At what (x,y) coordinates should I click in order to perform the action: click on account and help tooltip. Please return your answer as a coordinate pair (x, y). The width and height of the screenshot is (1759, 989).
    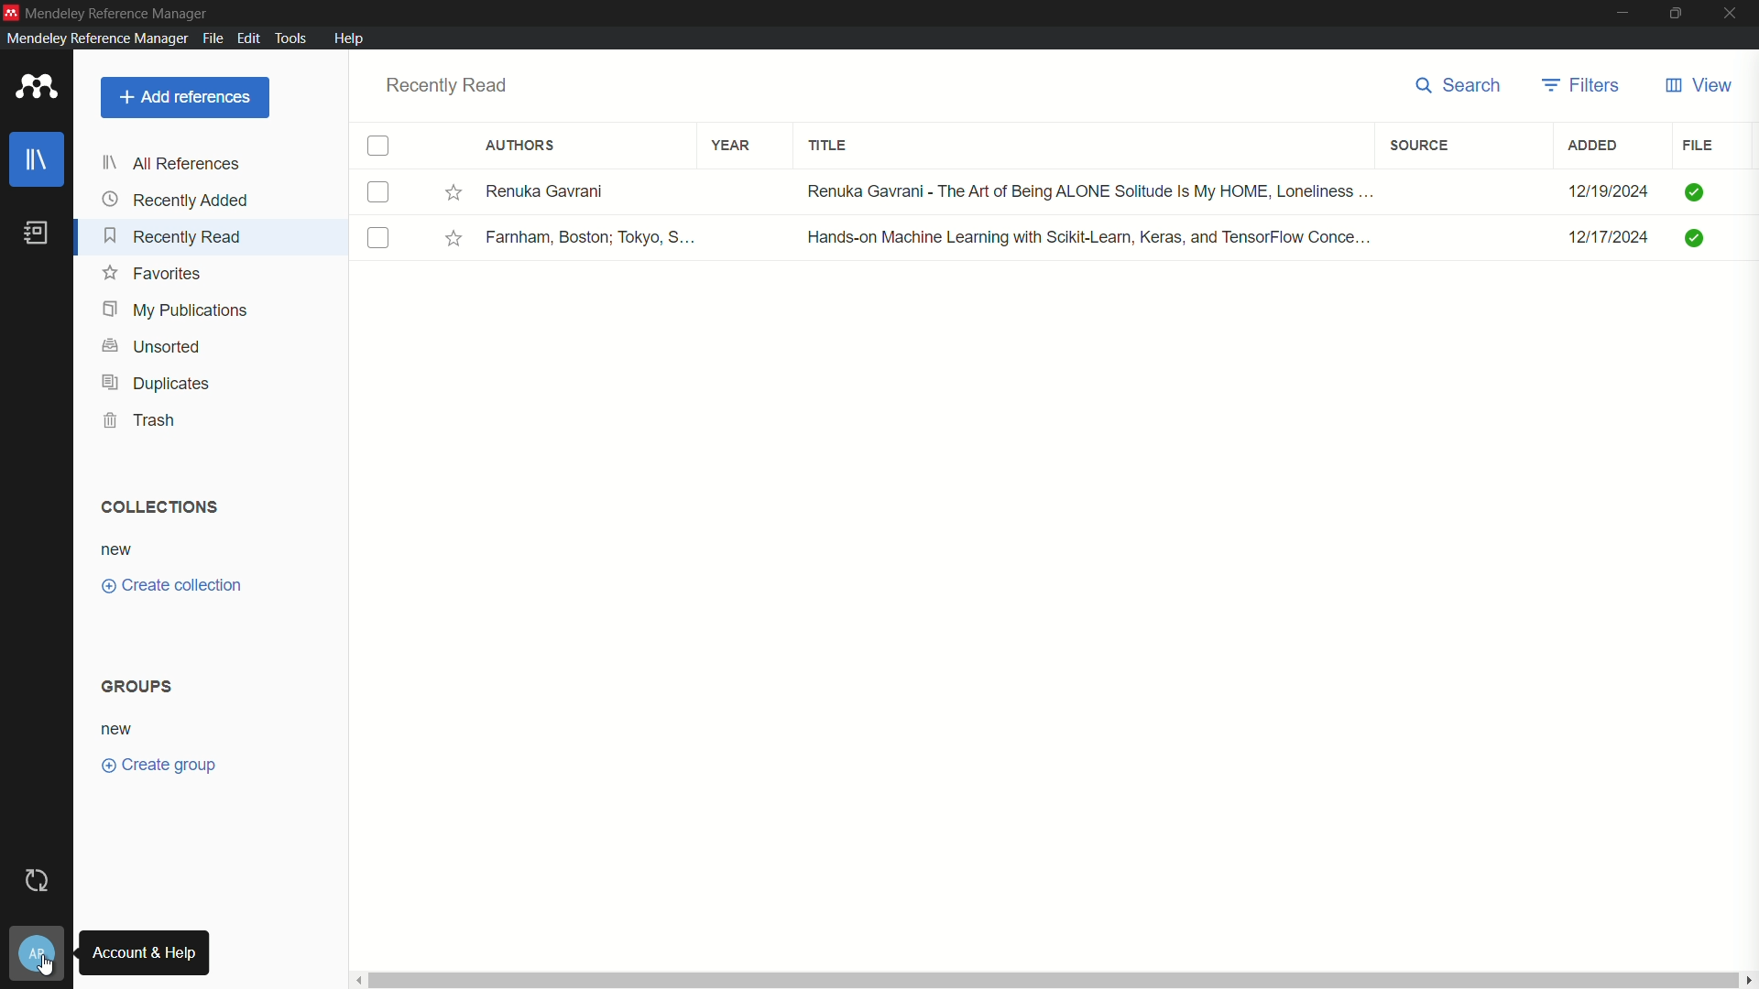
    Looking at the image, I should click on (145, 954).